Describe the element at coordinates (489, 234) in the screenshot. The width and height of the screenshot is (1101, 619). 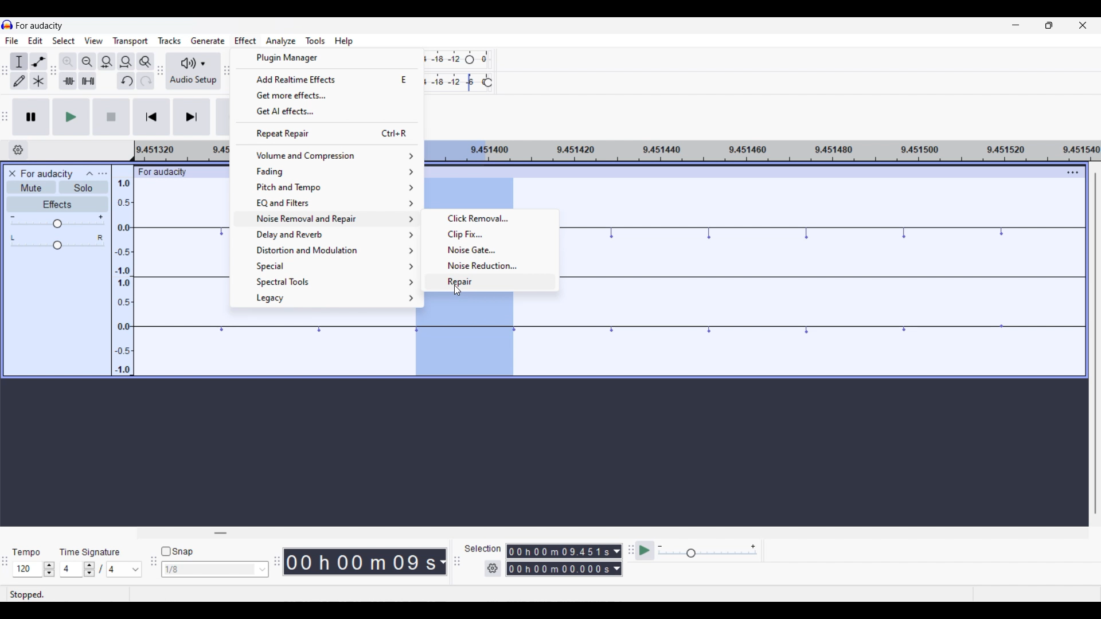
I see `Clip fix` at that location.